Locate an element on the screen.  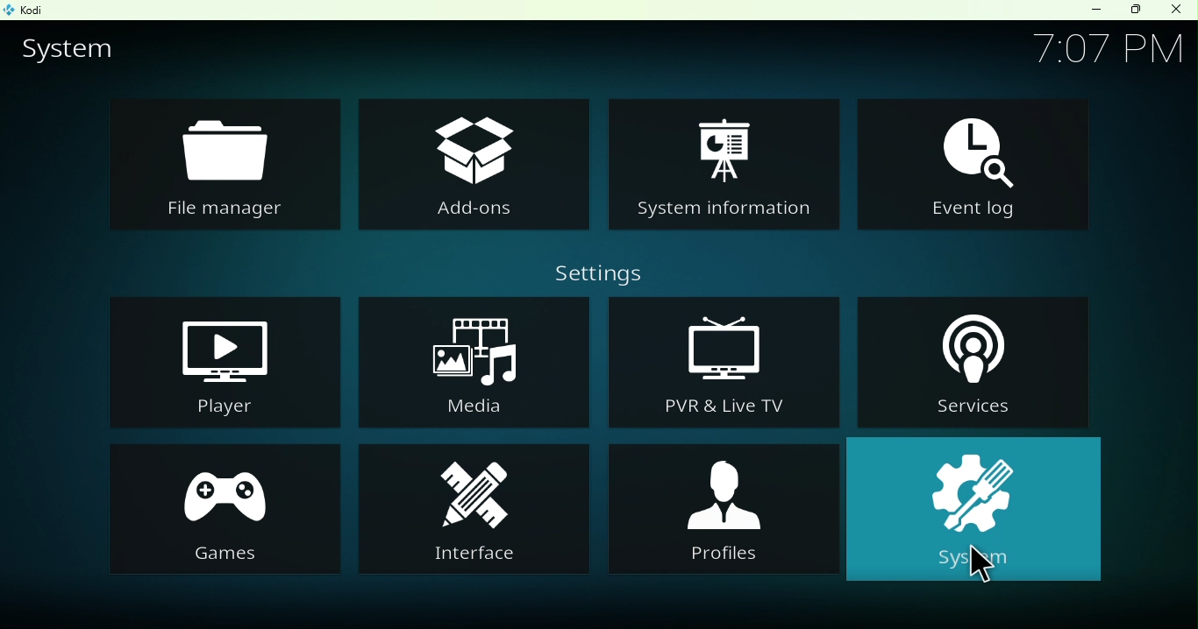
crusor is located at coordinates (981, 567).